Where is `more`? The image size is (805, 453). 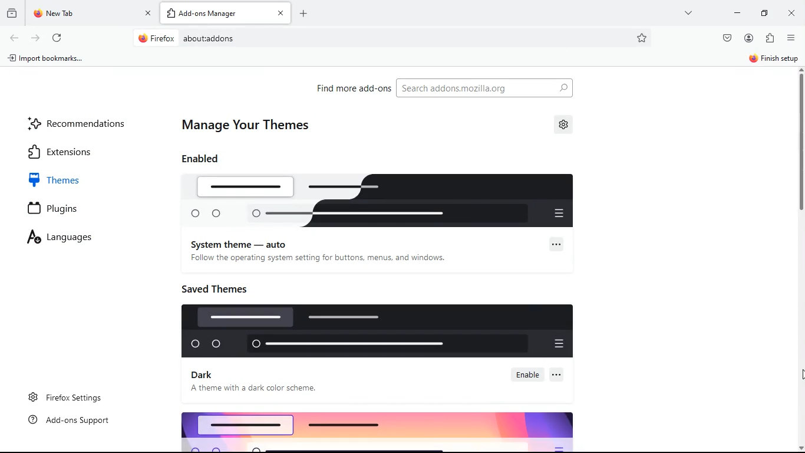
more is located at coordinates (559, 375).